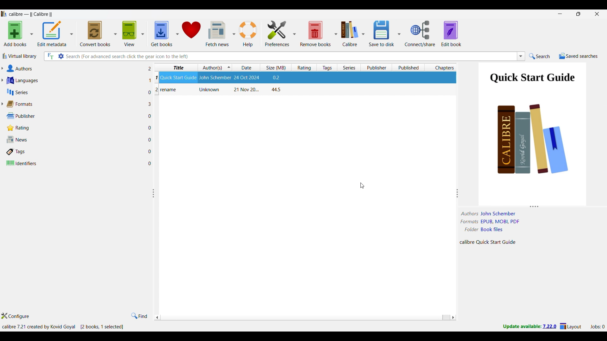 Image resolution: width=607 pixels, height=341 pixels. Describe the element at coordinates (151, 104) in the screenshot. I see `3` at that location.